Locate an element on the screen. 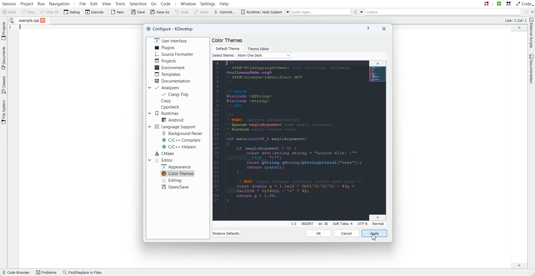 The height and width of the screenshot is (276, 535). Commit is located at coordinates (224, 13).